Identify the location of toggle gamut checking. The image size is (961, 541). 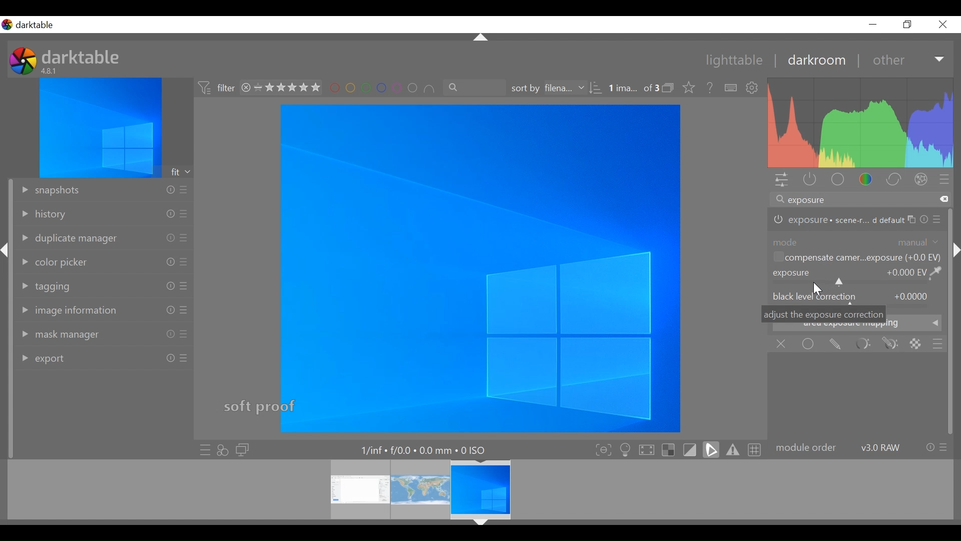
(732, 450).